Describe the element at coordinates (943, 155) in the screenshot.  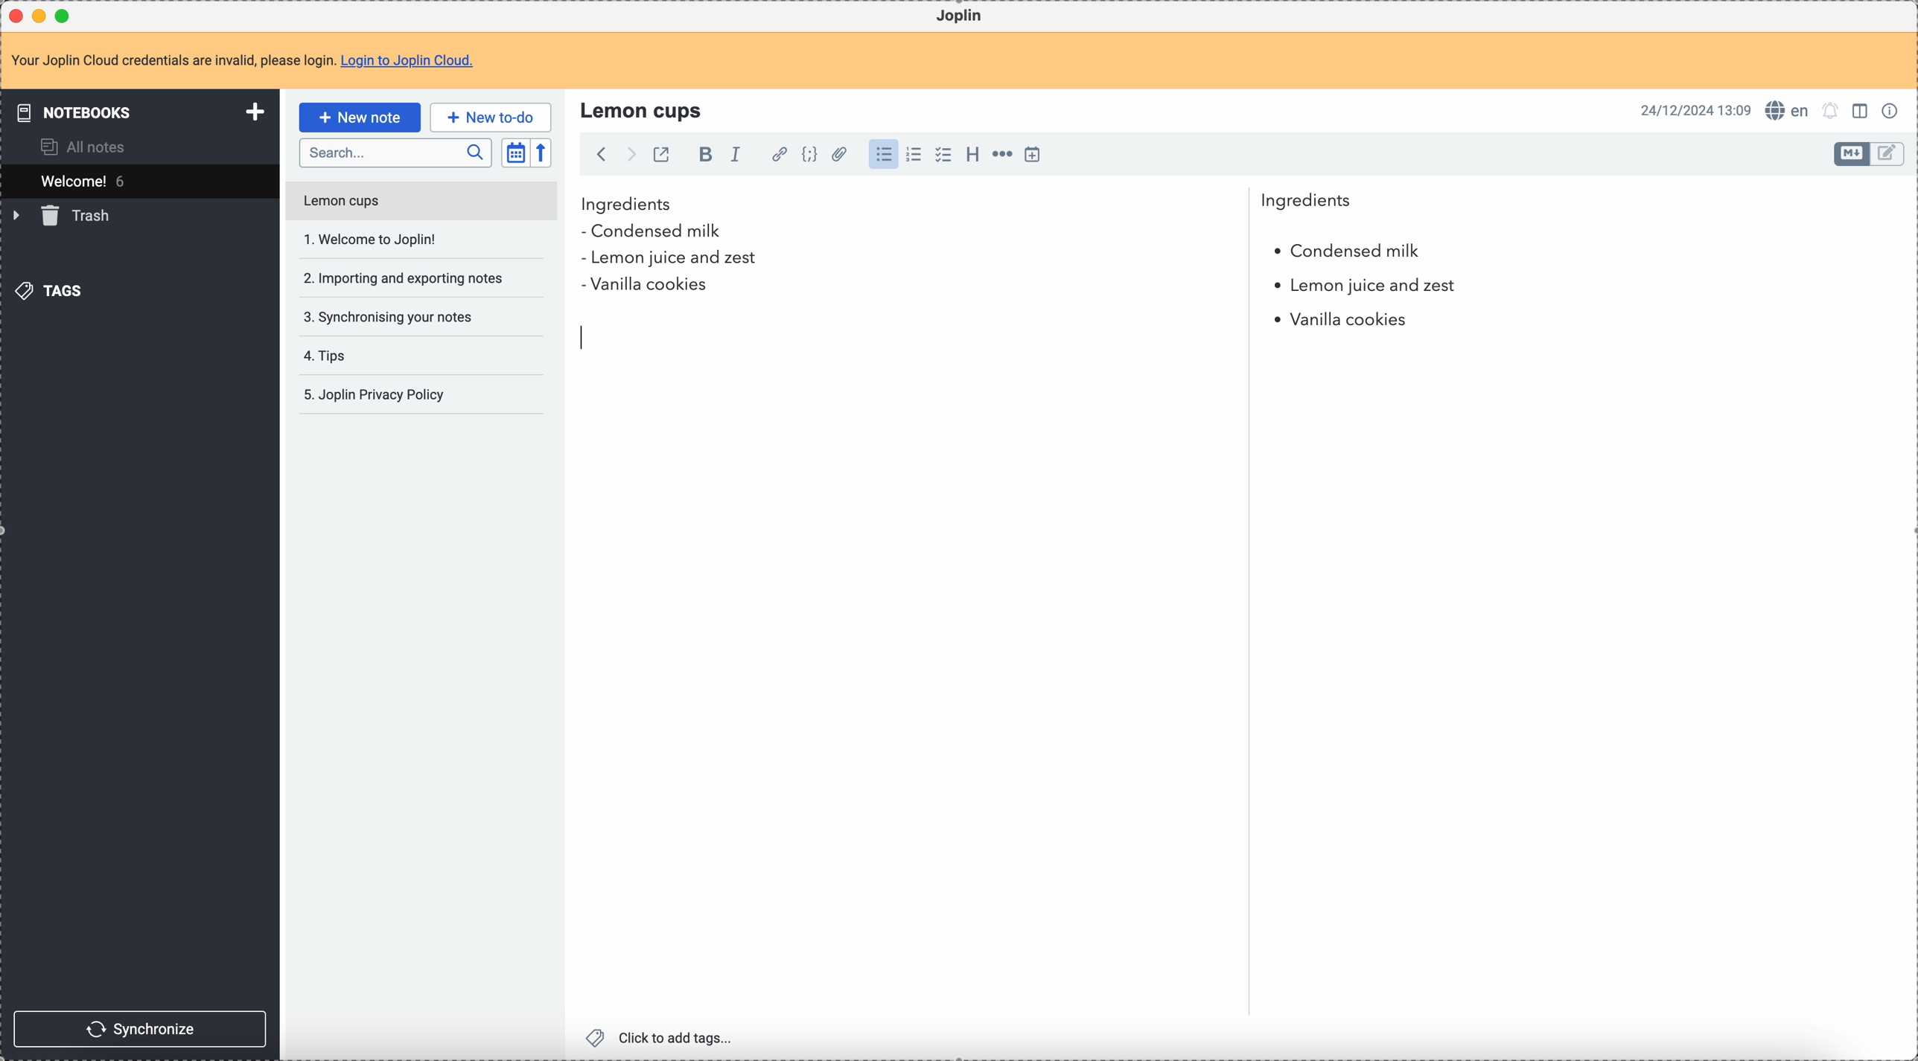
I see `check list` at that location.